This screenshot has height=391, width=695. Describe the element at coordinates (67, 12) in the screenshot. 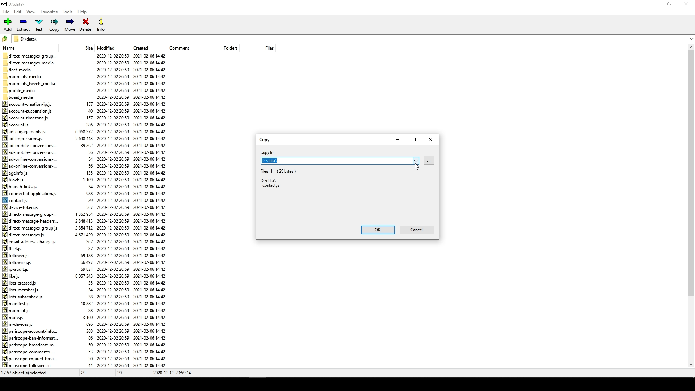

I see `Tools` at that location.